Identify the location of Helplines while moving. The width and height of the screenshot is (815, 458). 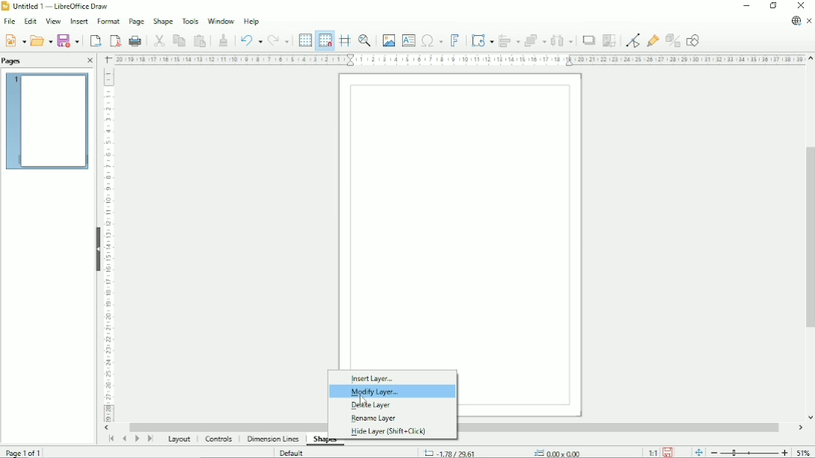
(344, 40).